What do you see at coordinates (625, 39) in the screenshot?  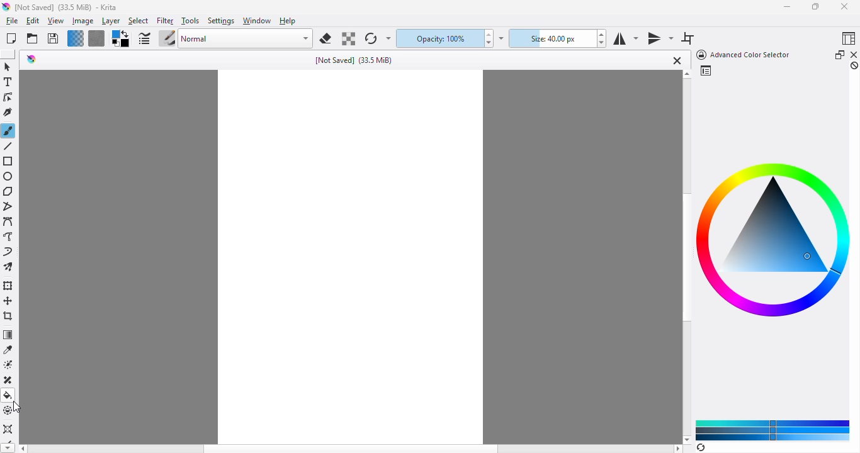 I see `horizontal mirror tool` at bounding box center [625, 39].